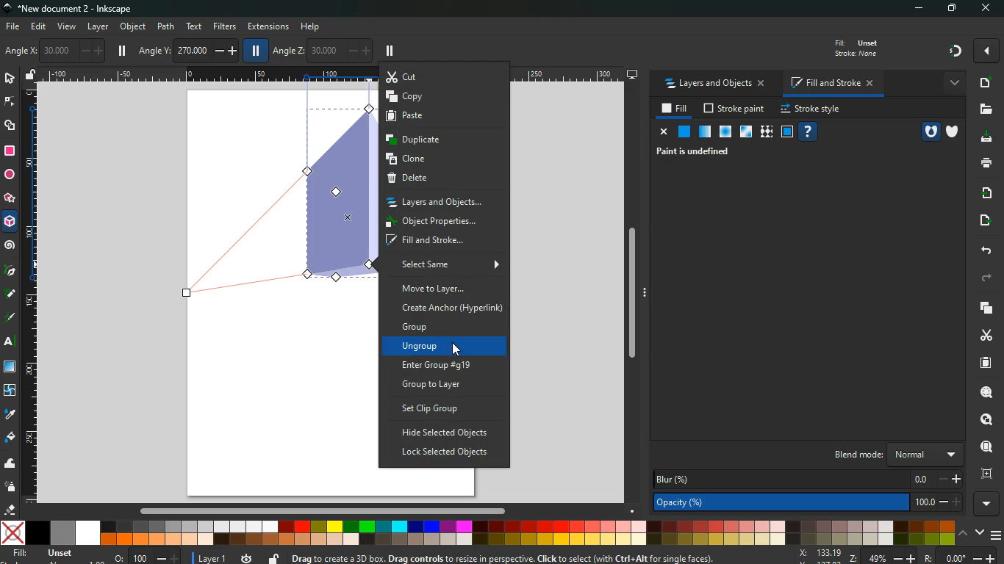  Describe the element at coordinates (983, 137) in the screenshot. I see `download` at that location.